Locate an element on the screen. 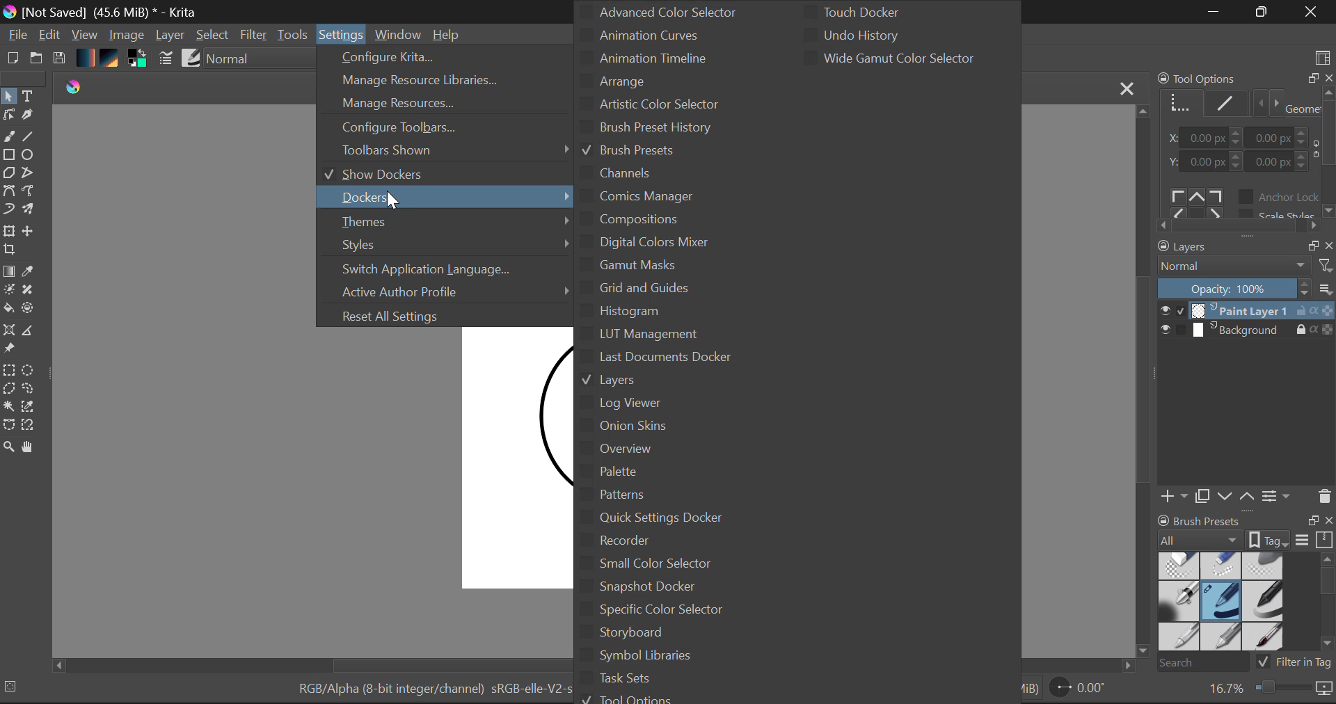  Tools is located at coordinates (294, 36).